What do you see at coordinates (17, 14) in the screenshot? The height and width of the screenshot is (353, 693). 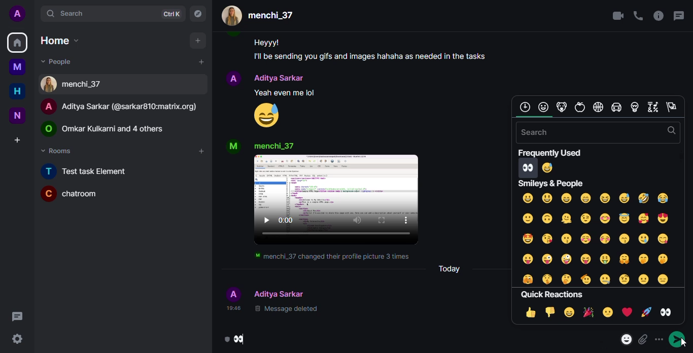 I see `profile` at bounding box center [17, 14].